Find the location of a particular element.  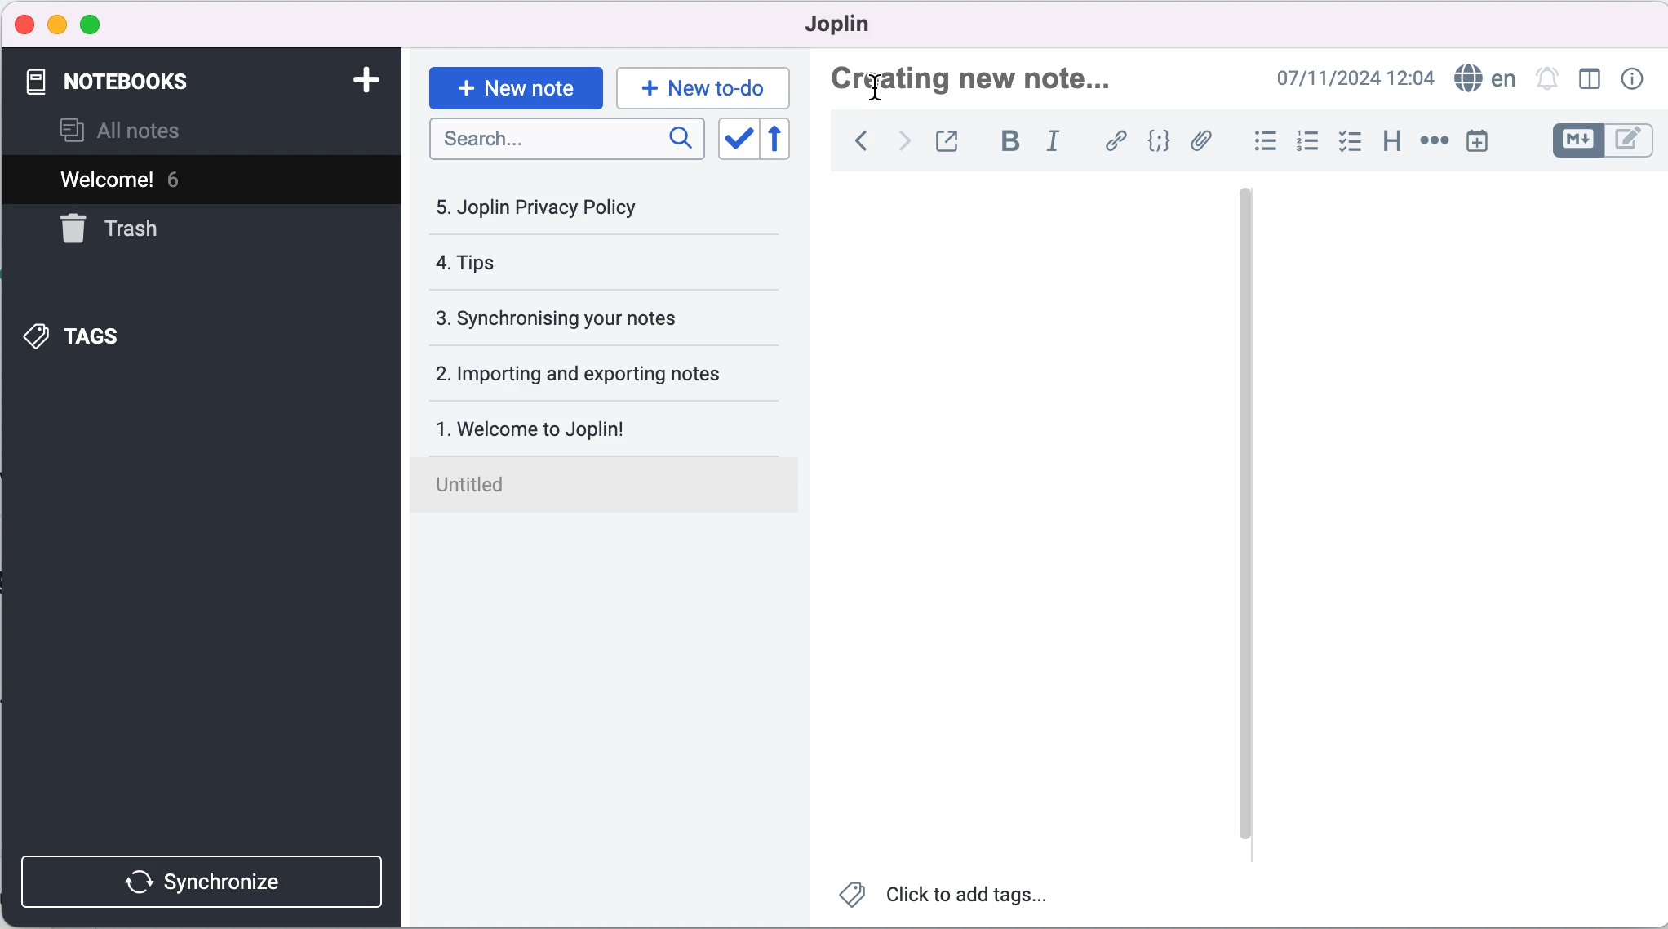

07/11/2024 09:02 is located at coordinates (1349, 78).